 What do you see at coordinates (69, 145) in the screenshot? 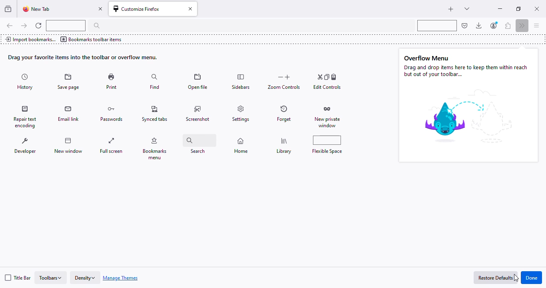
I see `new window` at bounding box center [69, 145].